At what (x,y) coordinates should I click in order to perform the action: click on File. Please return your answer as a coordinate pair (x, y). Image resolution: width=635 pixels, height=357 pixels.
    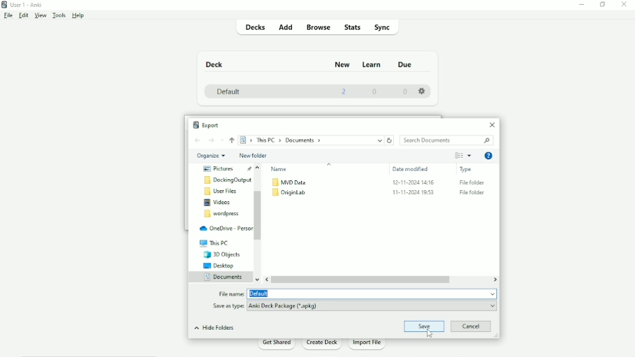
    Looking at the image, I should click on (8, 16).